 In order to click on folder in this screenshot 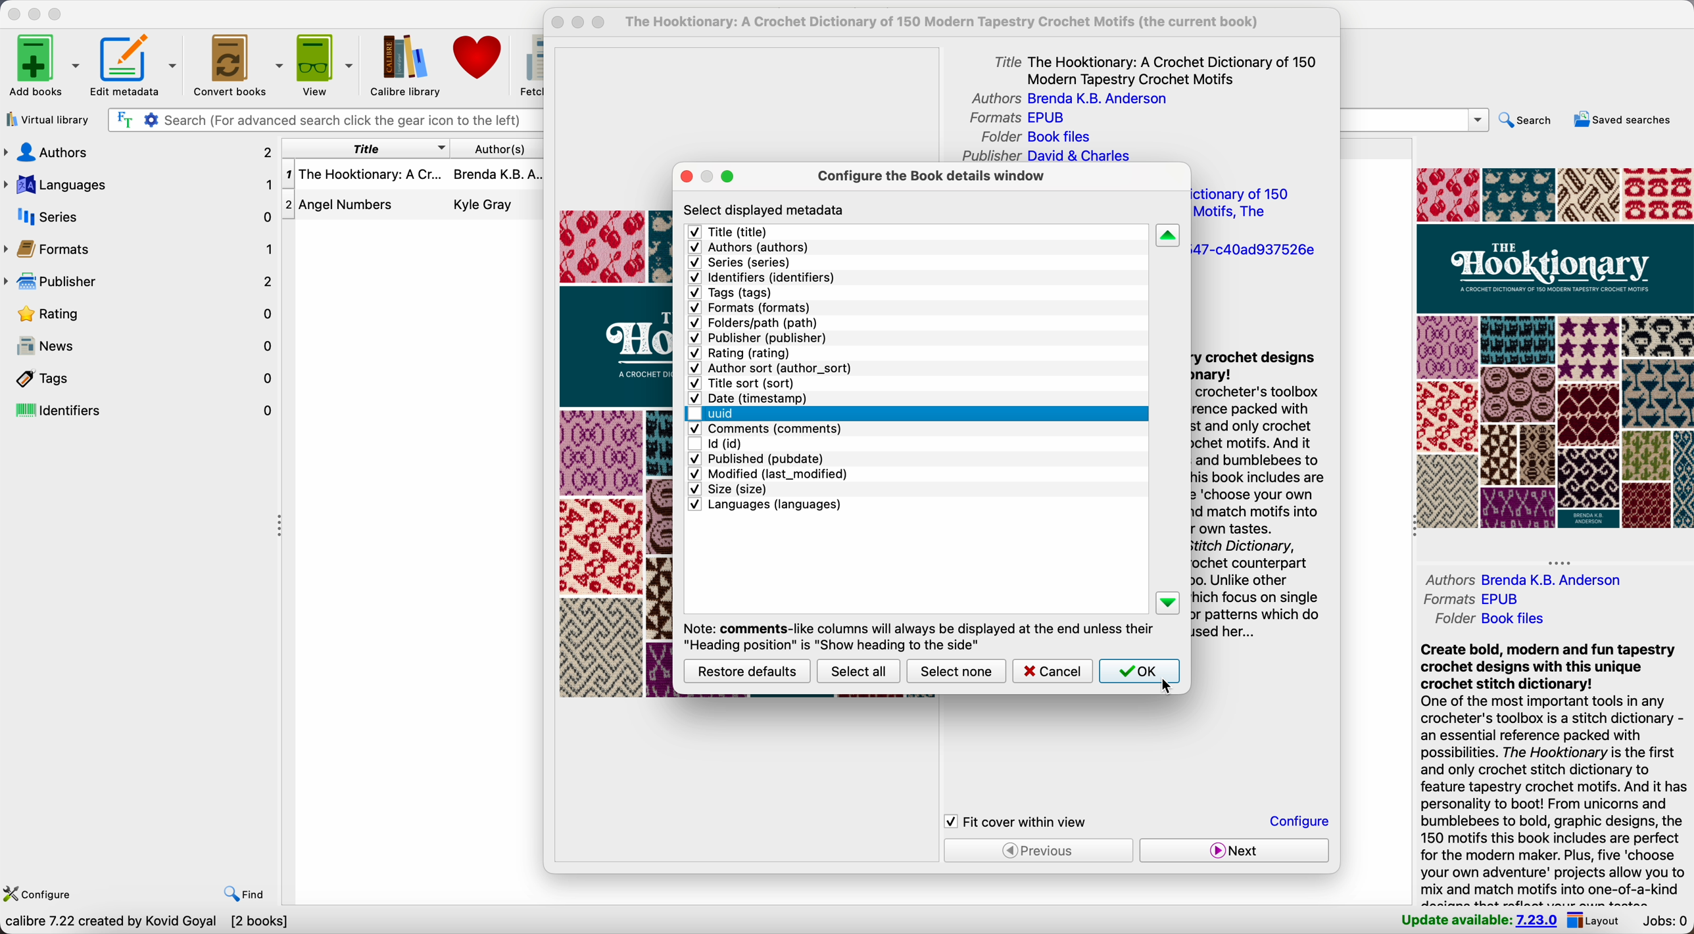, I will do `click(1495, 619)`.